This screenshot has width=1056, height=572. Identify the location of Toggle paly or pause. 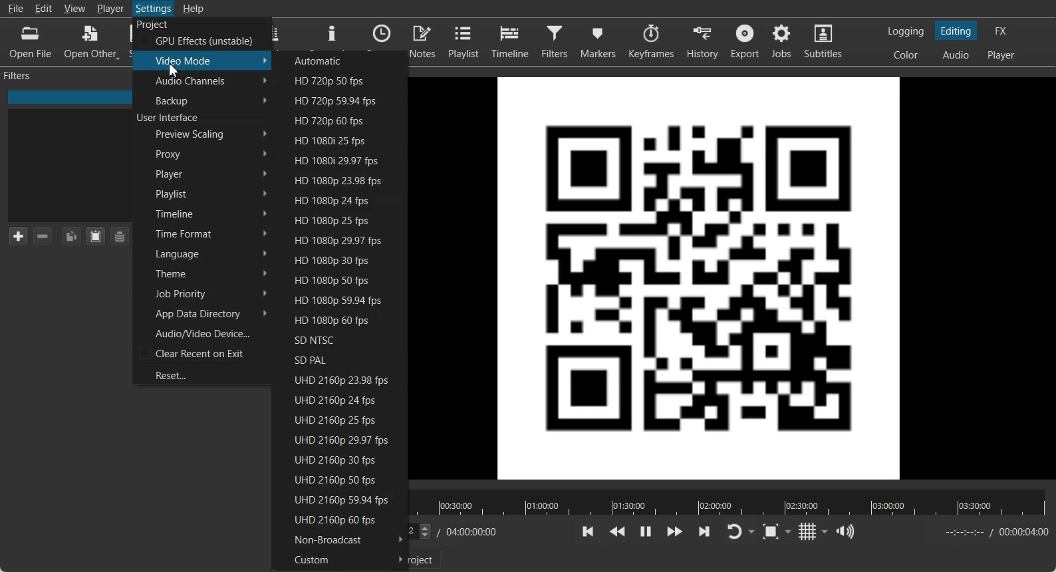
(644, 532).